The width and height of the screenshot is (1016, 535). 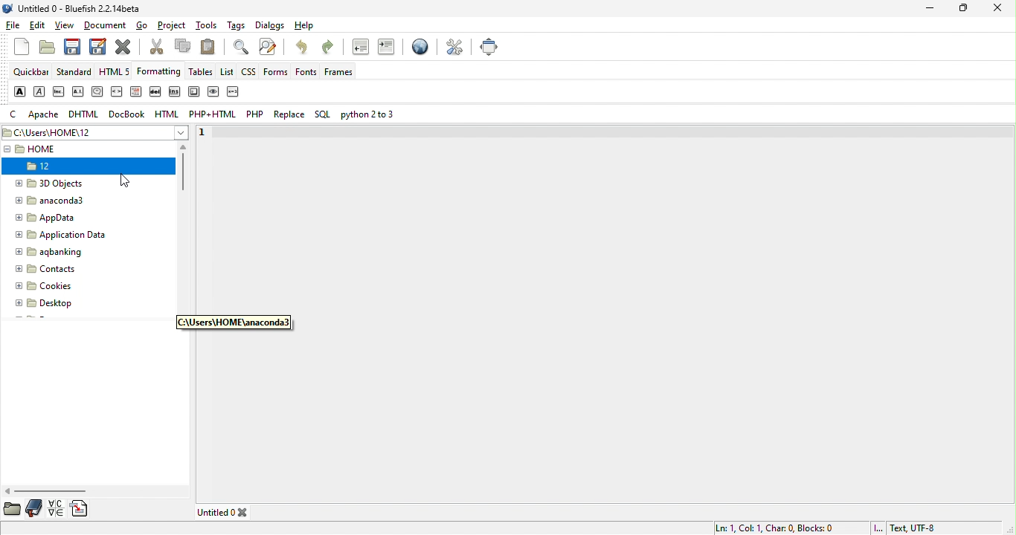 What do you see at coordinates (78, 93) in the screenshot?
I see `acronym` at bounding box center [78, 93].